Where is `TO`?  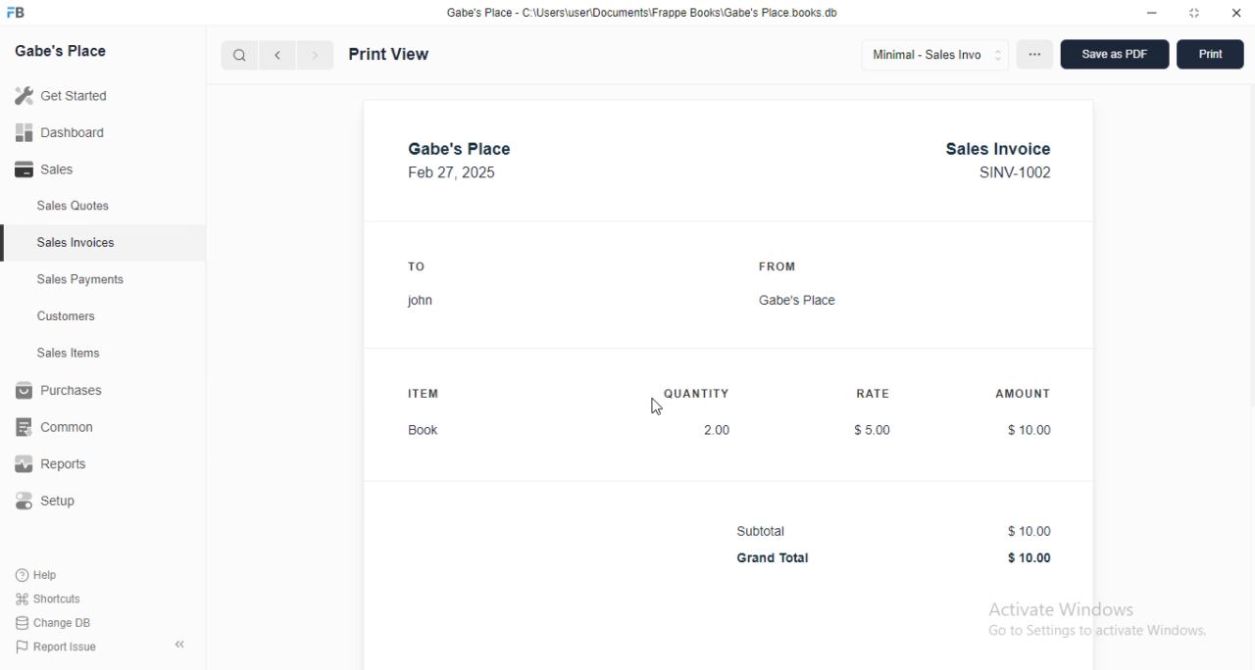
TO is located at coordinates (418, 266).